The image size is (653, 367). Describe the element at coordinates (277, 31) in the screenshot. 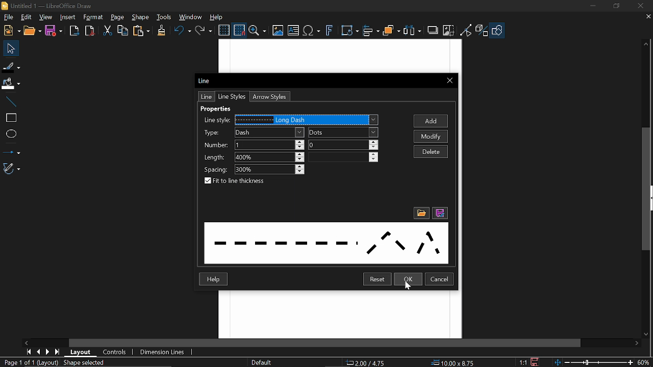

I see `Insert image` at that location.